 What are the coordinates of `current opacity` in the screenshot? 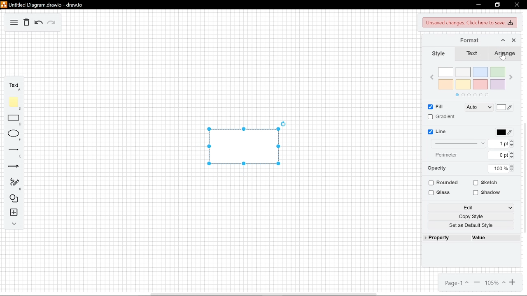 It's located at (497, 169).